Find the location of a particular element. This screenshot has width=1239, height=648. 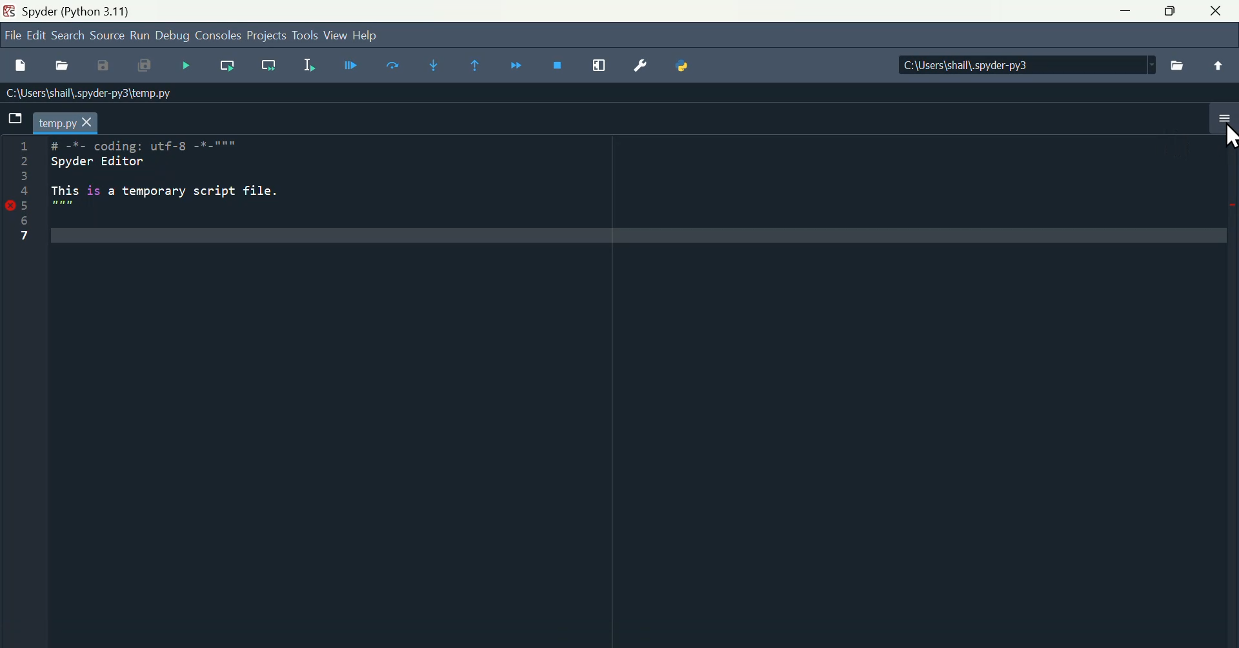

Run current line and go to the next one is located at coordinates (268, 68).